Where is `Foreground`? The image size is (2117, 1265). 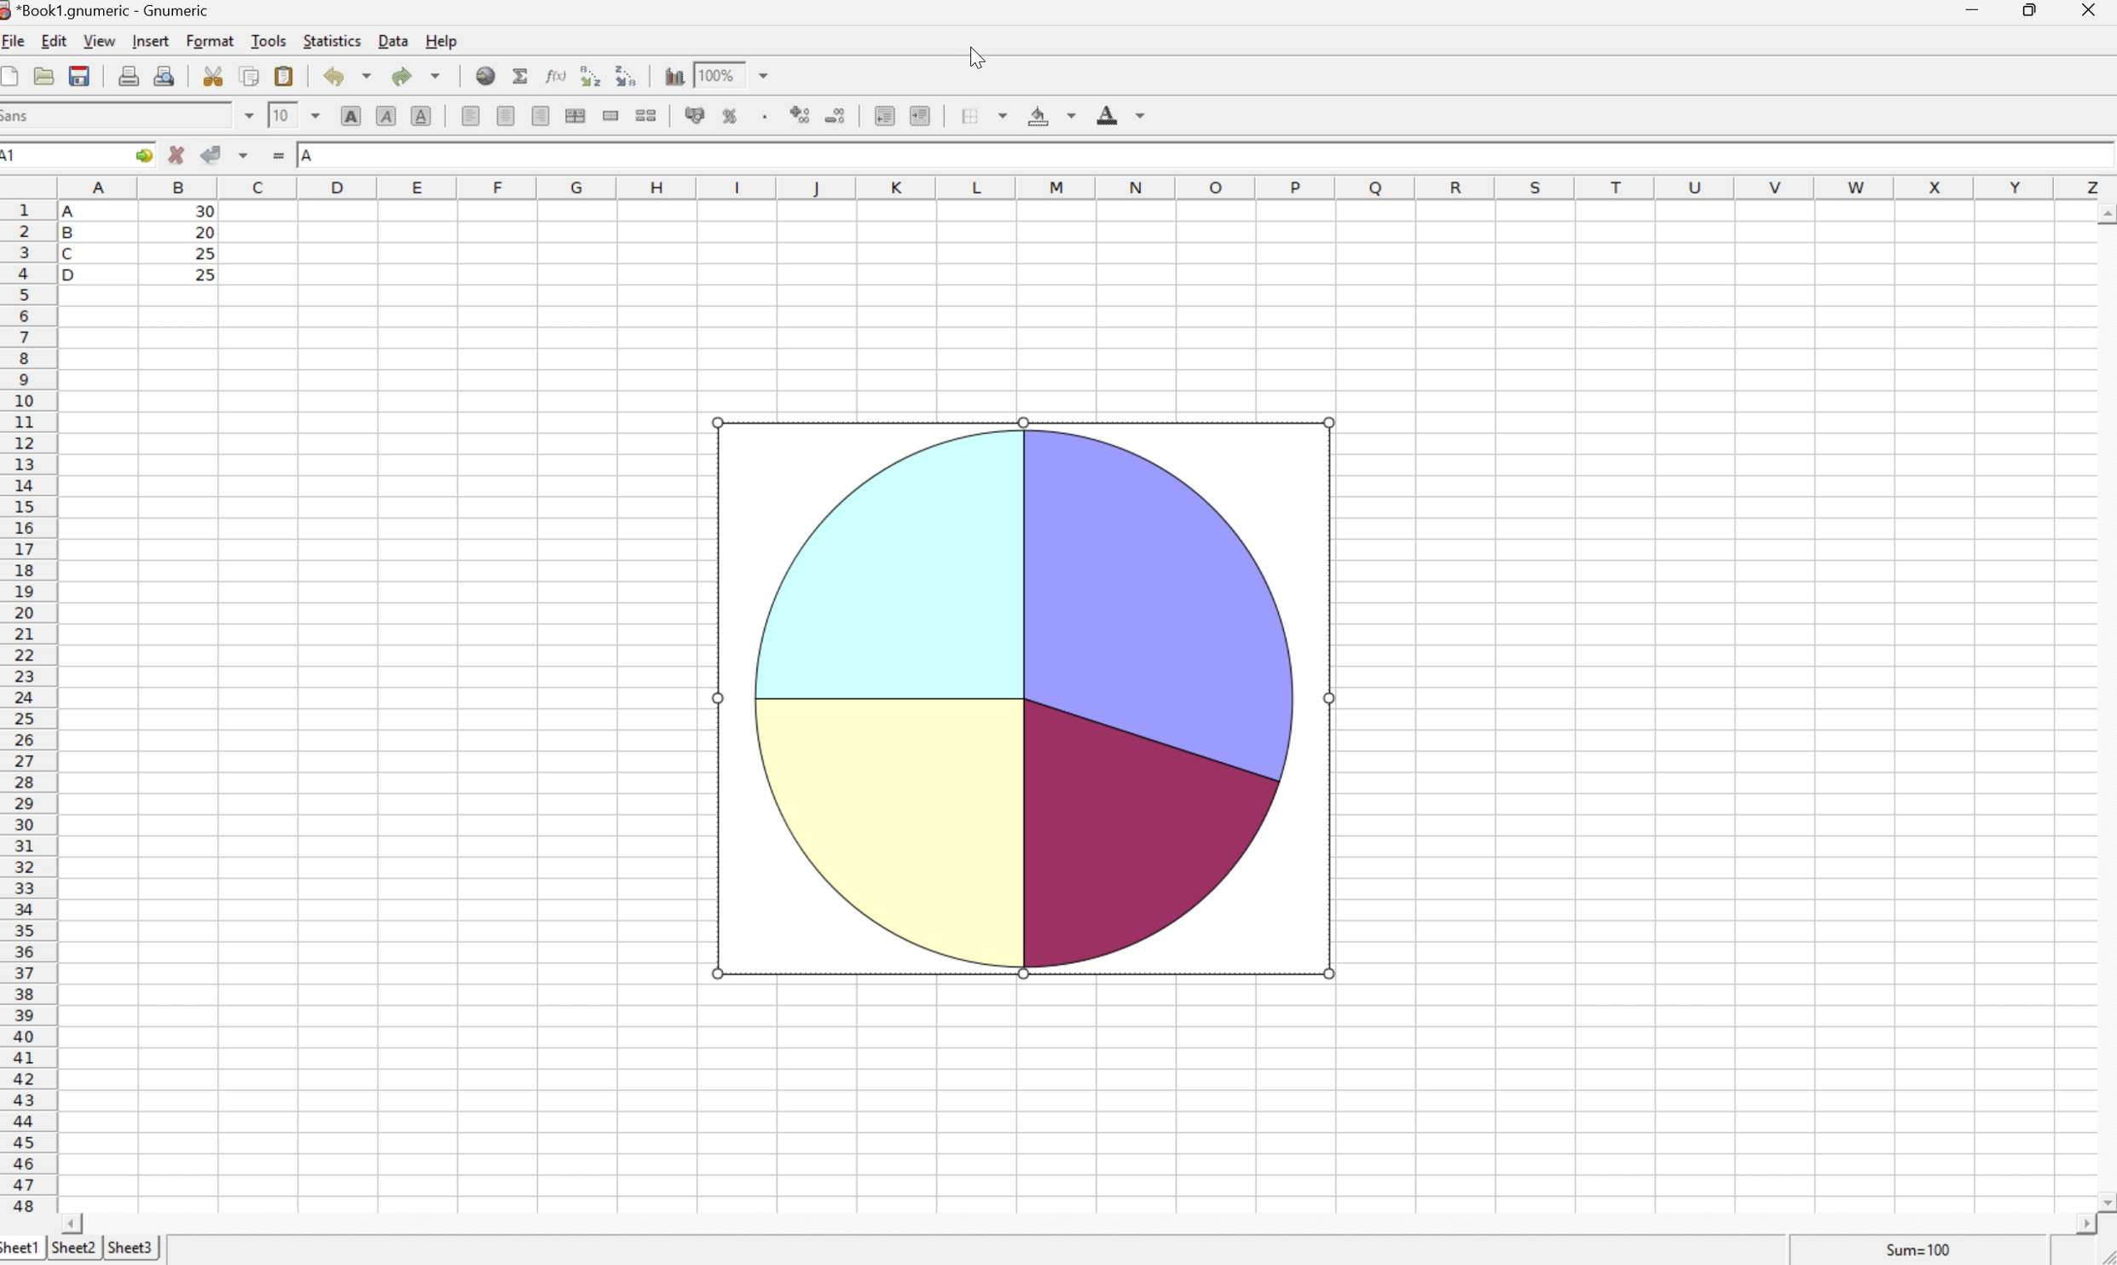
Foreground is located at coordinates (1124, 114).